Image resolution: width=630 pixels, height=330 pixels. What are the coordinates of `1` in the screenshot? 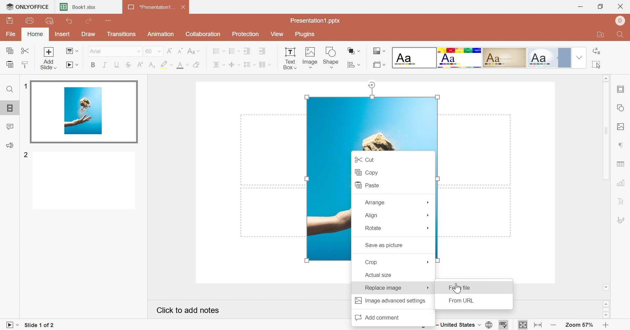 It's located at (26, 86).